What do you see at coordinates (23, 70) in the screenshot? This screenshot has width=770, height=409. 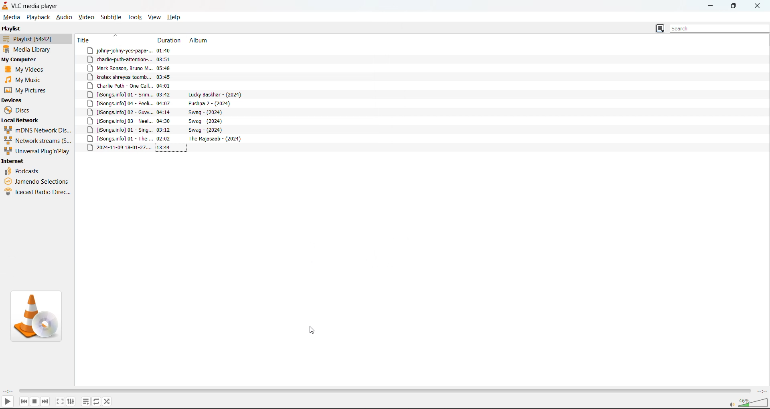 I see `videos` at bounding box center [23, 70].